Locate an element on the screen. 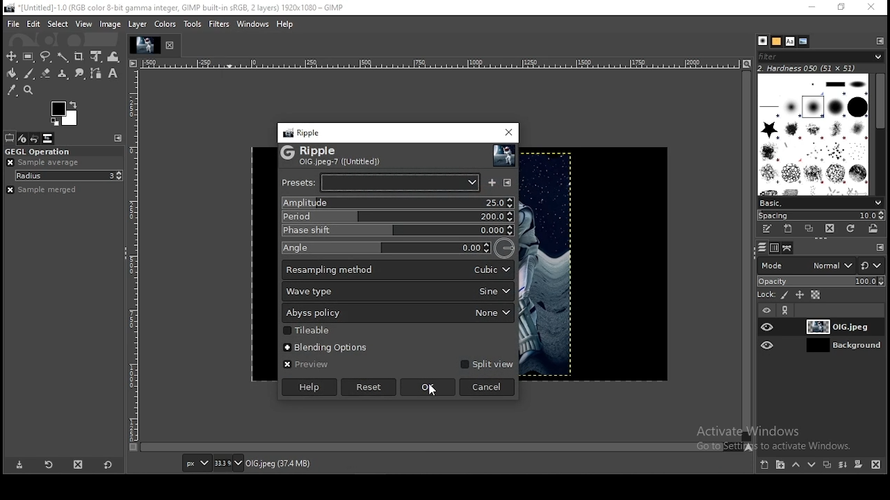 The height and width of the screenshot is (500, 890). layers is located at coordinates (762, 248).